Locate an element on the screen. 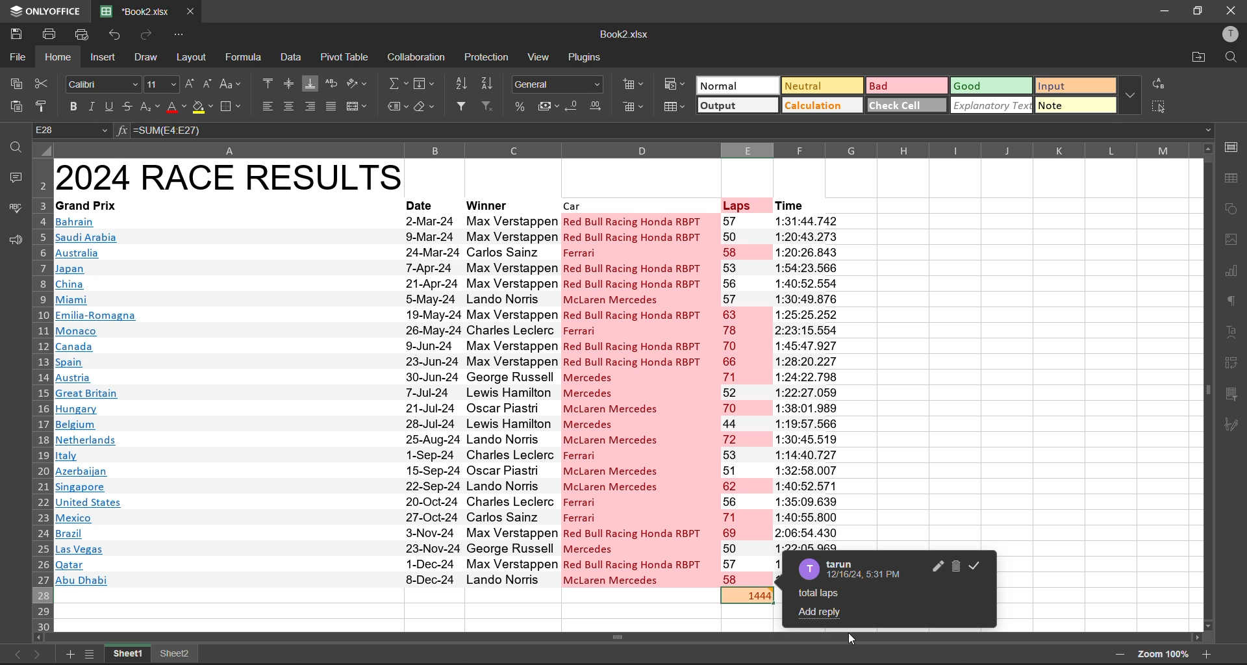 The width and height of the screenshot is (1247, 665). more options is located at coordinates (1131, 96).